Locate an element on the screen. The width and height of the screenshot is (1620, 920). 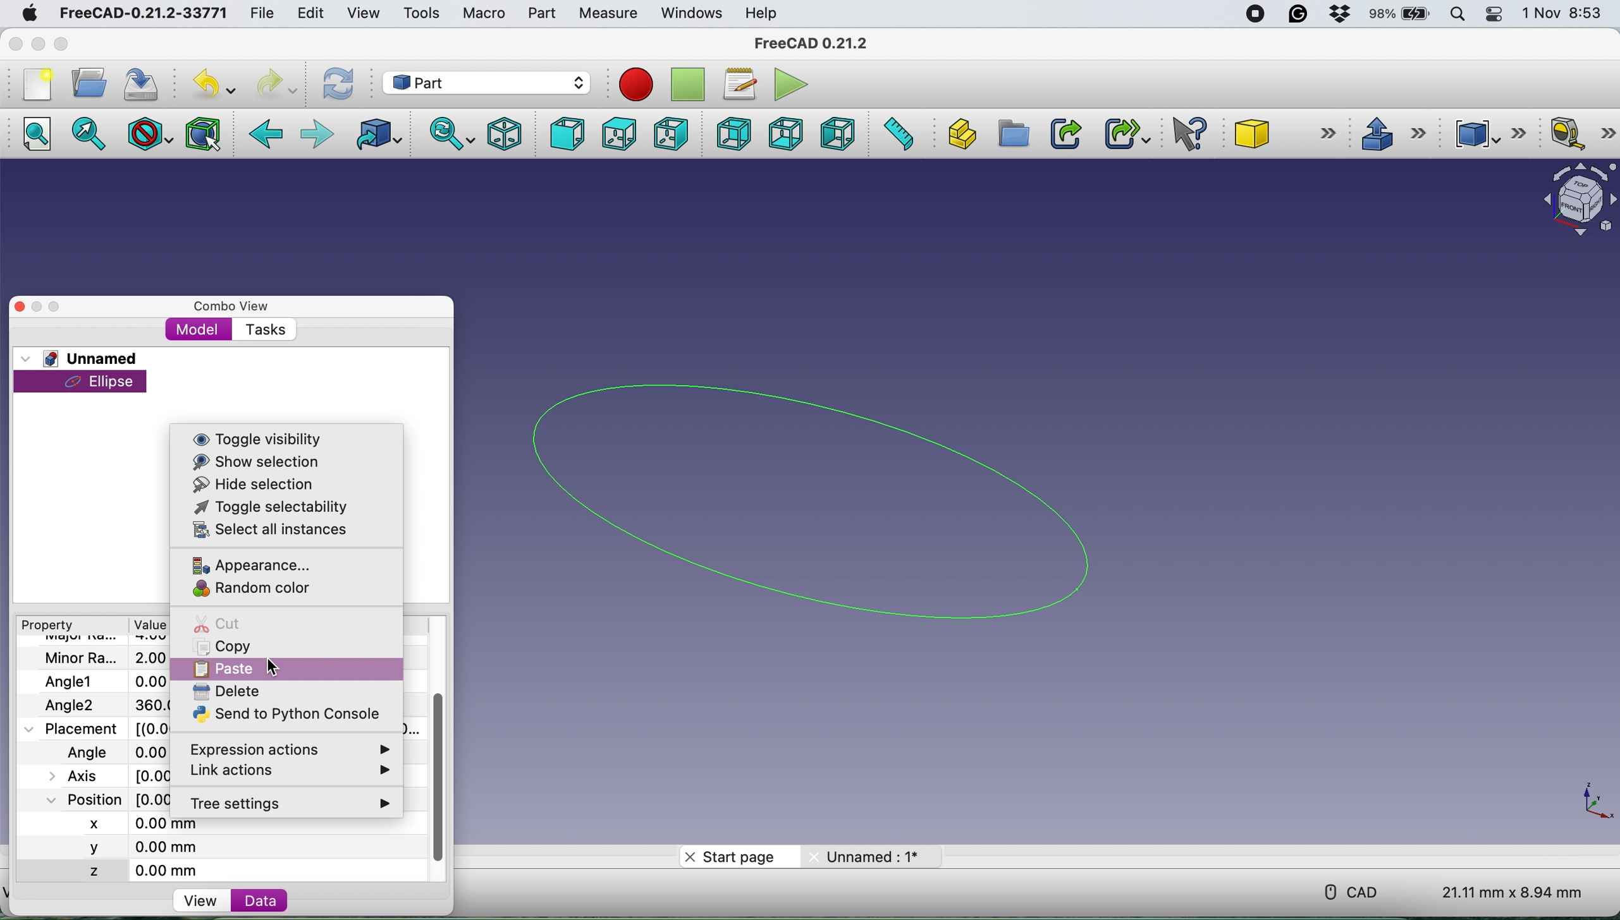
battery is located at coordinates (1399, 16).